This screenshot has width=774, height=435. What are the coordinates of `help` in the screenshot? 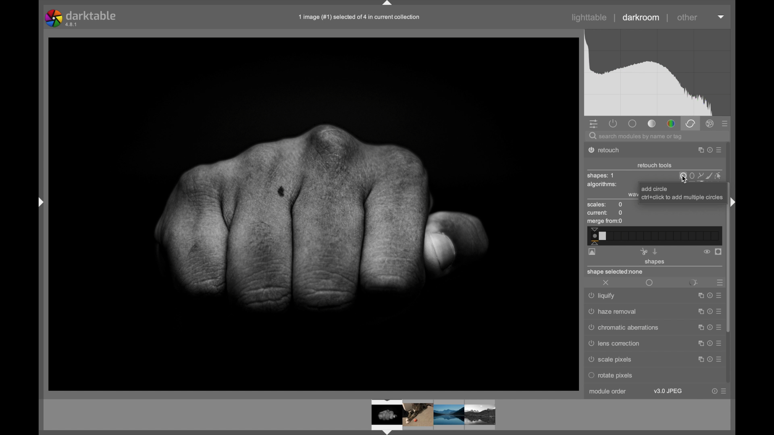 It's located at (709, 344).